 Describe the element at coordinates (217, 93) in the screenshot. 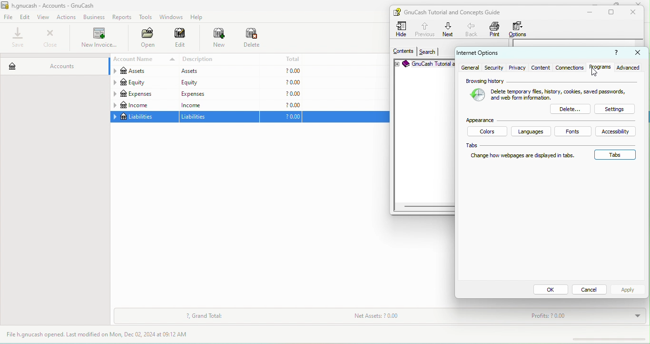

I see `expeness` at that location.